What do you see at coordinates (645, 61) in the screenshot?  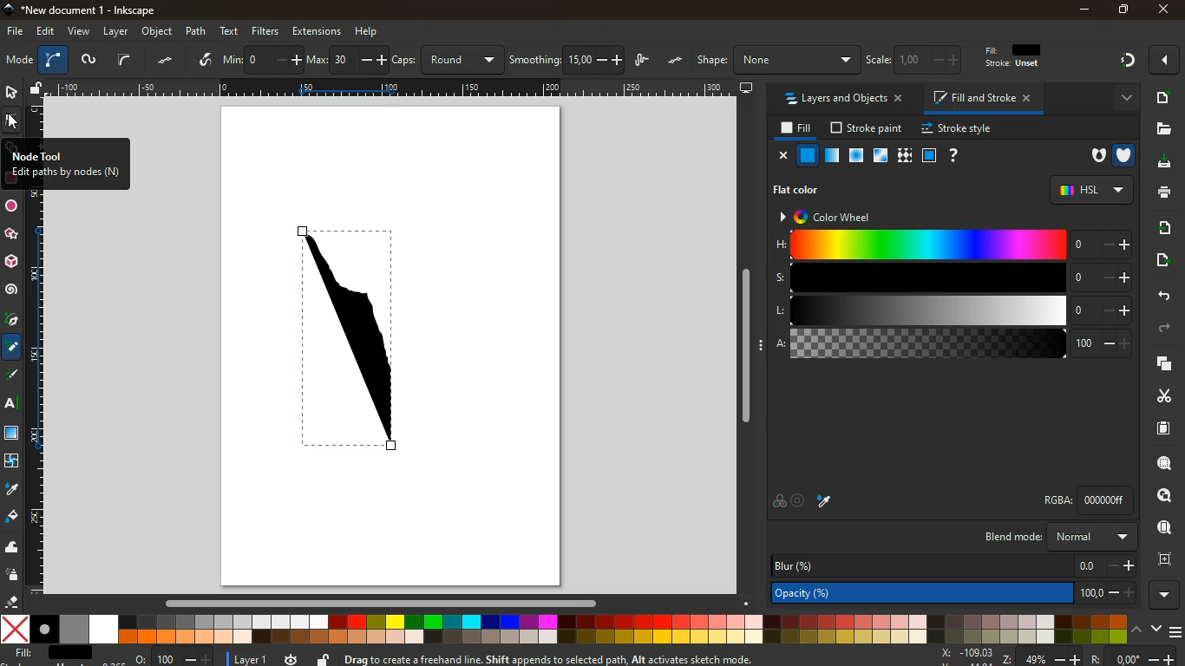 I see `lpe` at bounding box center [645, 61].